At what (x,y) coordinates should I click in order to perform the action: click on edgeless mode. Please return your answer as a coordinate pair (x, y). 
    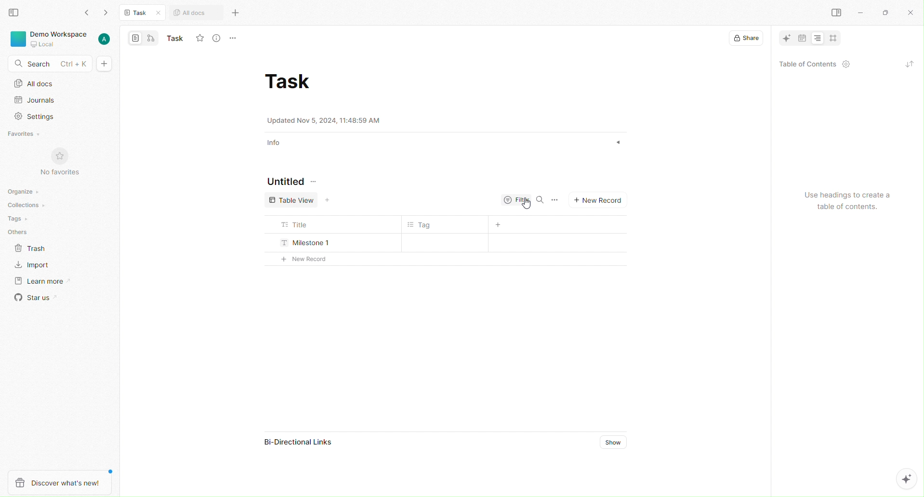
    Looking at the image, I should click on (151, 39).